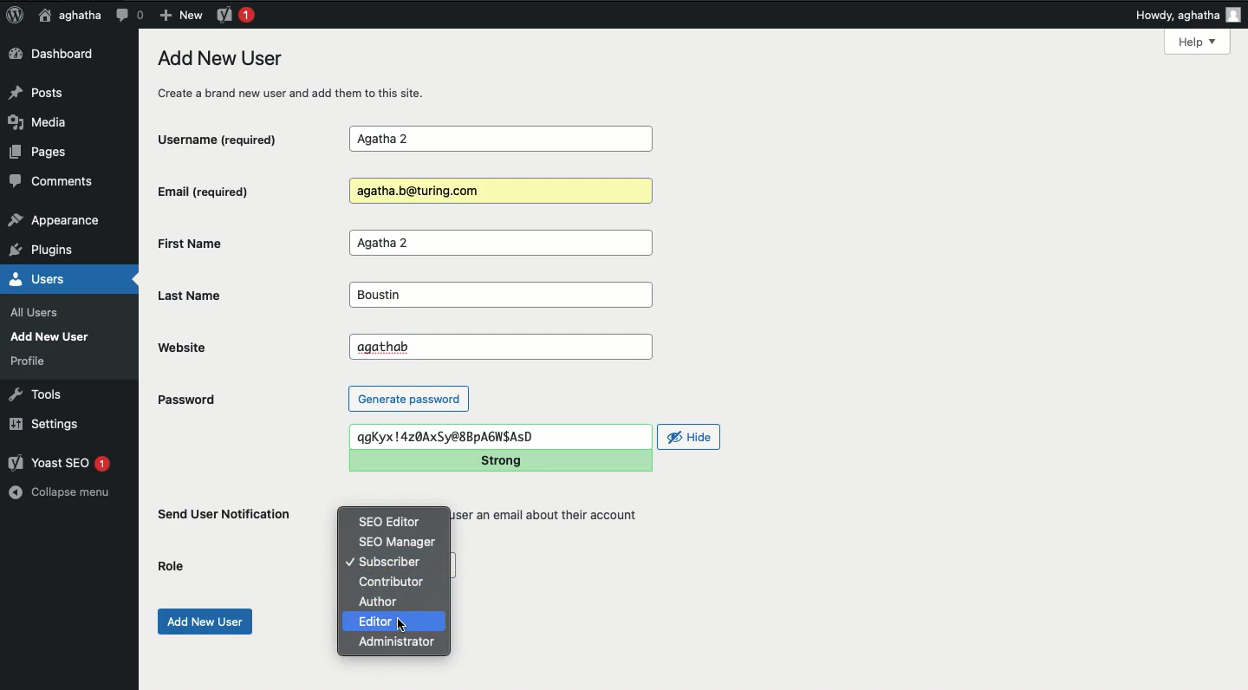 This screenshot has height=690, width=1248. Describe the element at coordinates (36, 393) in the screenshot. I see `Tools` at that location.